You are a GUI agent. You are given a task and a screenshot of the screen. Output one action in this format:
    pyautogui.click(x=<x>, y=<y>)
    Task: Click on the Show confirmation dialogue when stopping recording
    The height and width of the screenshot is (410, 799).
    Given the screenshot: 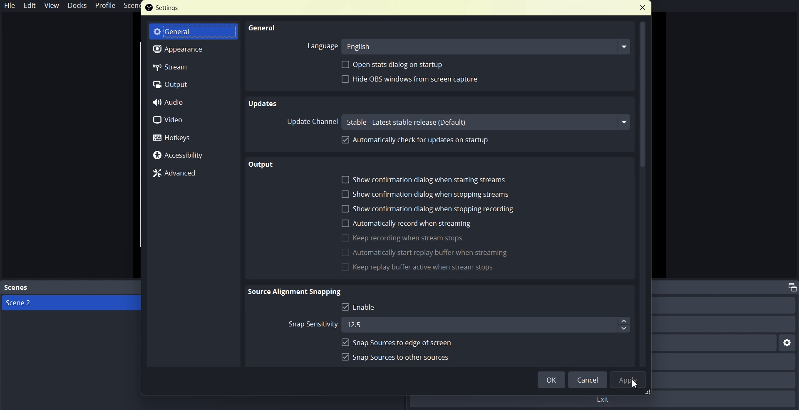 What is the action you would take?
    pyautogui.click(x=428, y=208)
    